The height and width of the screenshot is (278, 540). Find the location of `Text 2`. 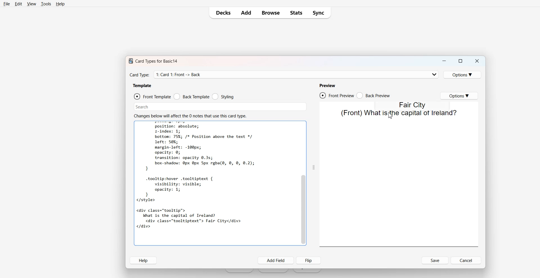

Text 2 is located at coordinates (190, 116).